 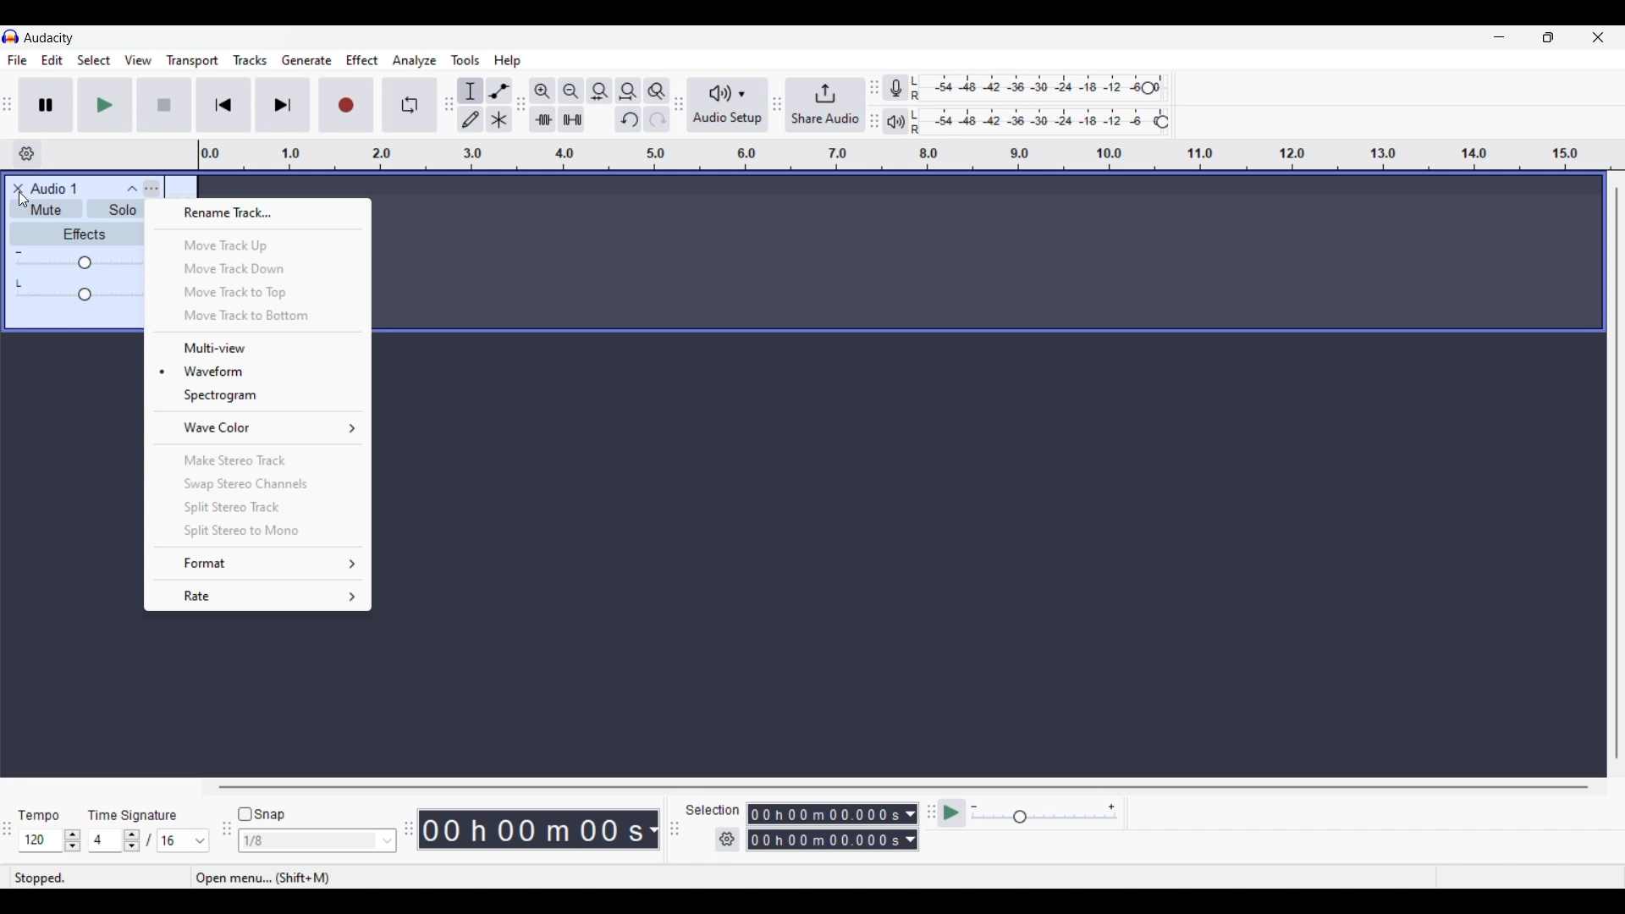 I want to click on slider, so click(x=83, y=296).